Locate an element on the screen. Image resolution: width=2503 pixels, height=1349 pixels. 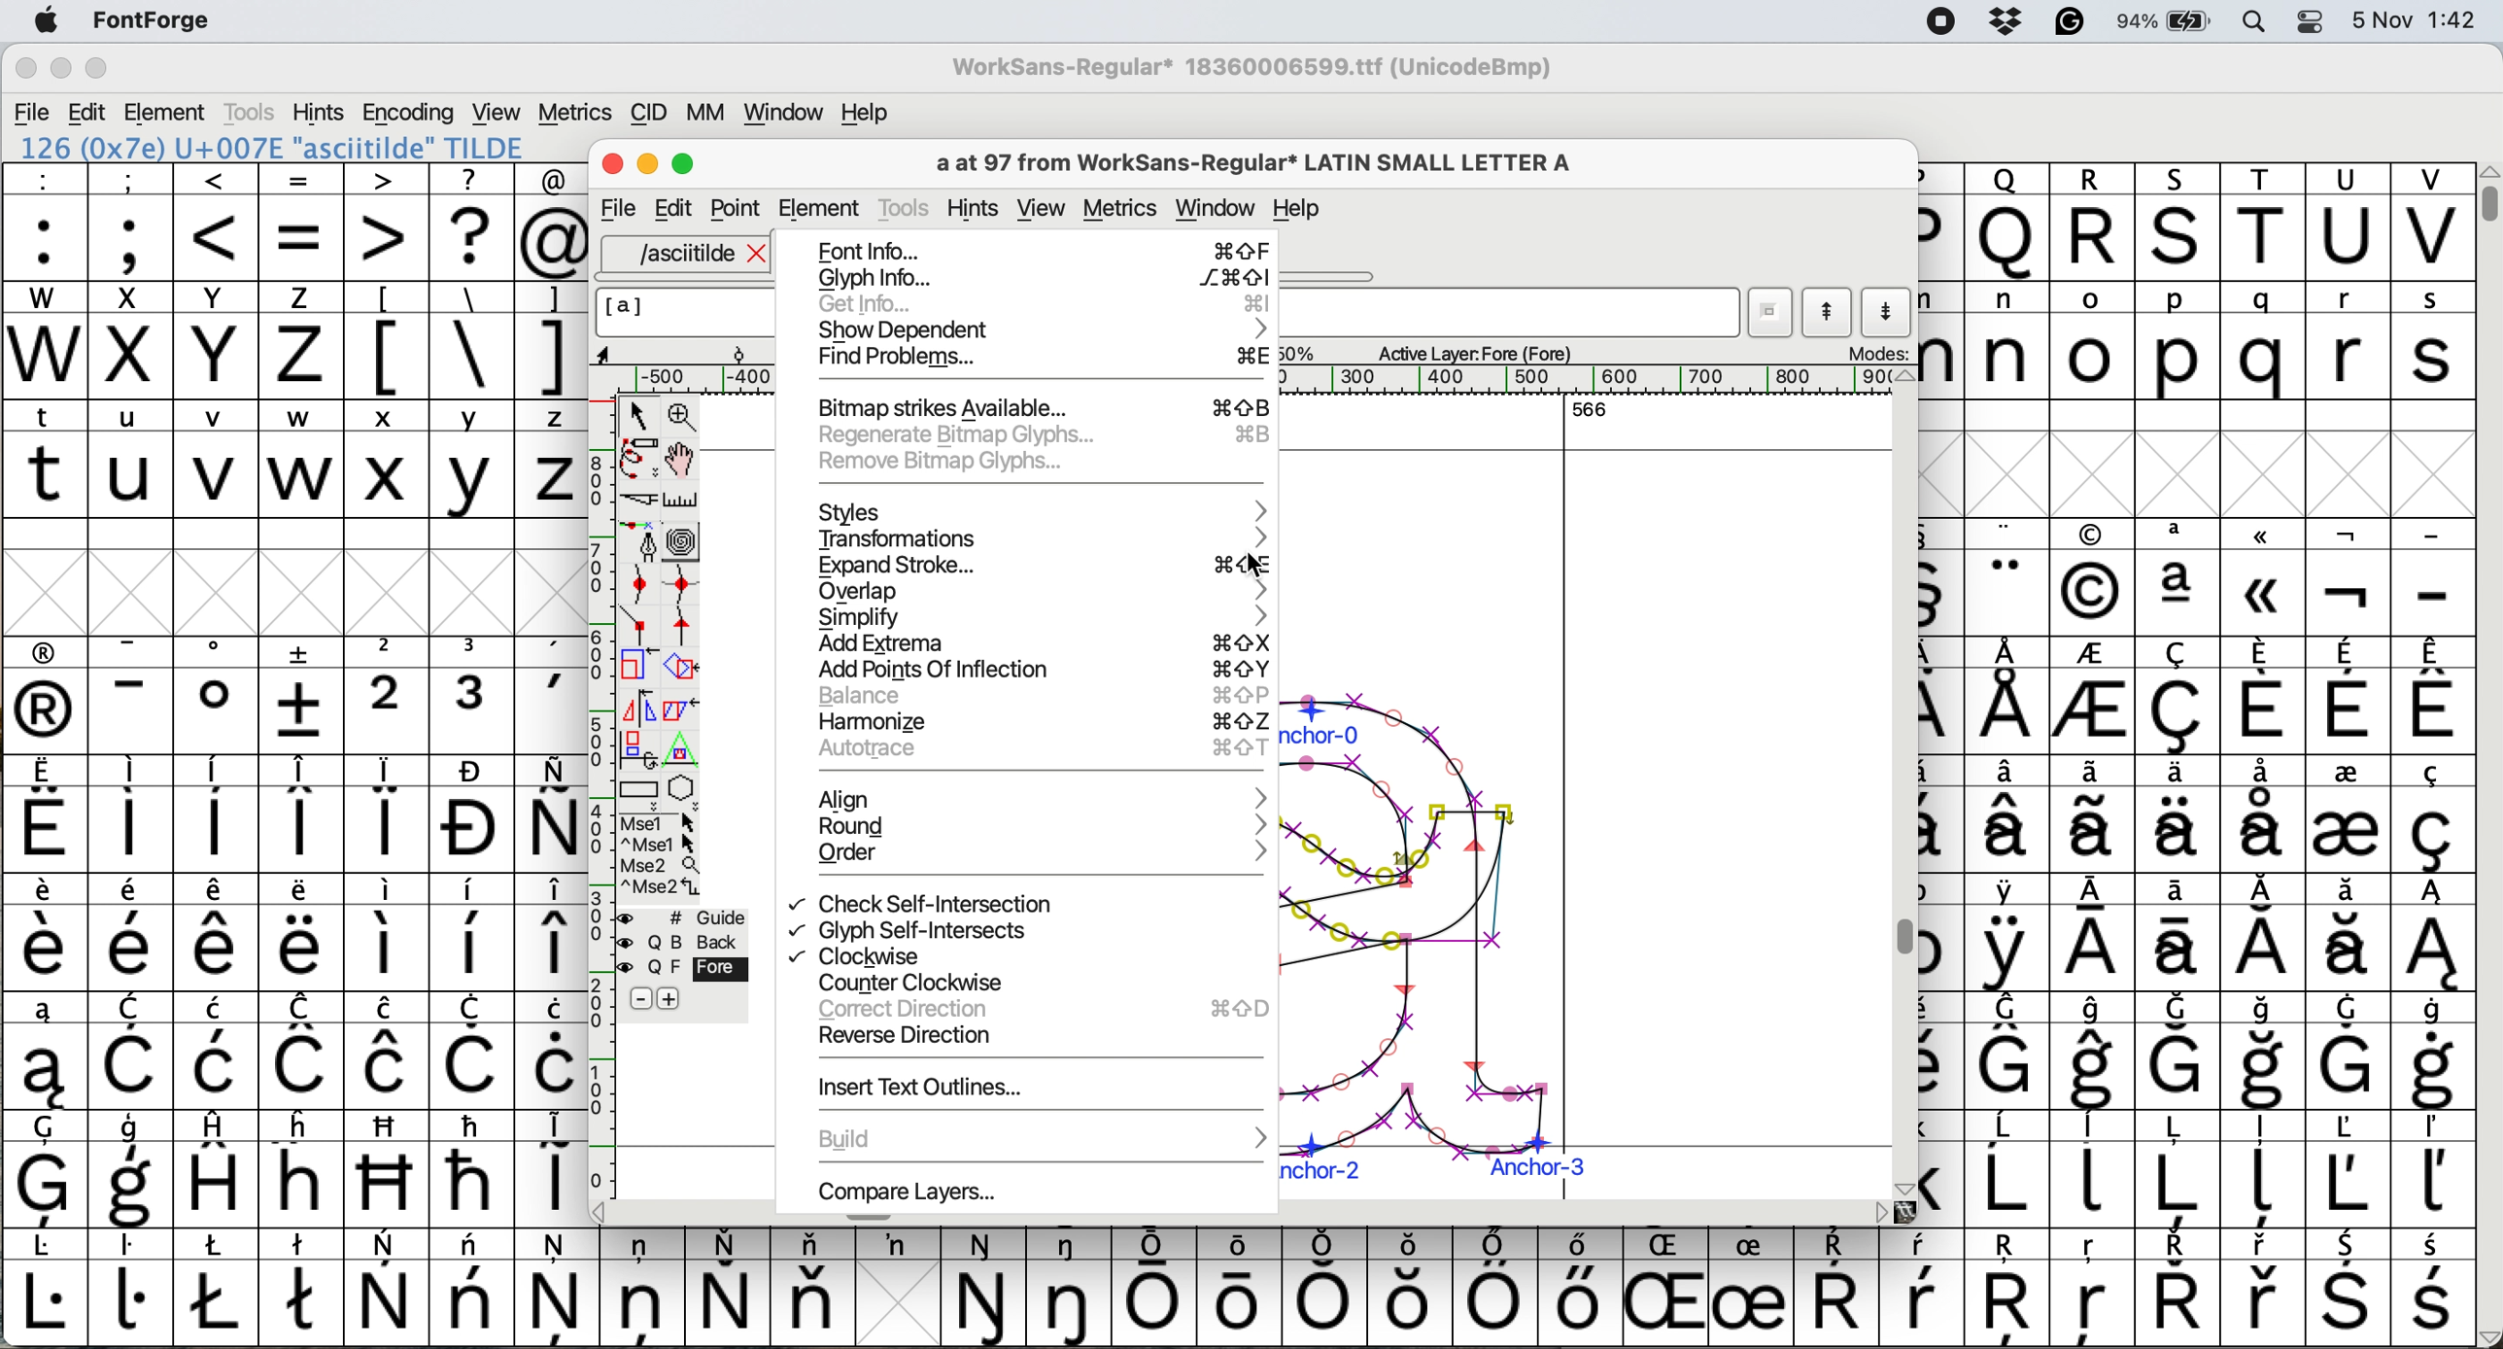
symbol is located at coordinates (2265, 812).